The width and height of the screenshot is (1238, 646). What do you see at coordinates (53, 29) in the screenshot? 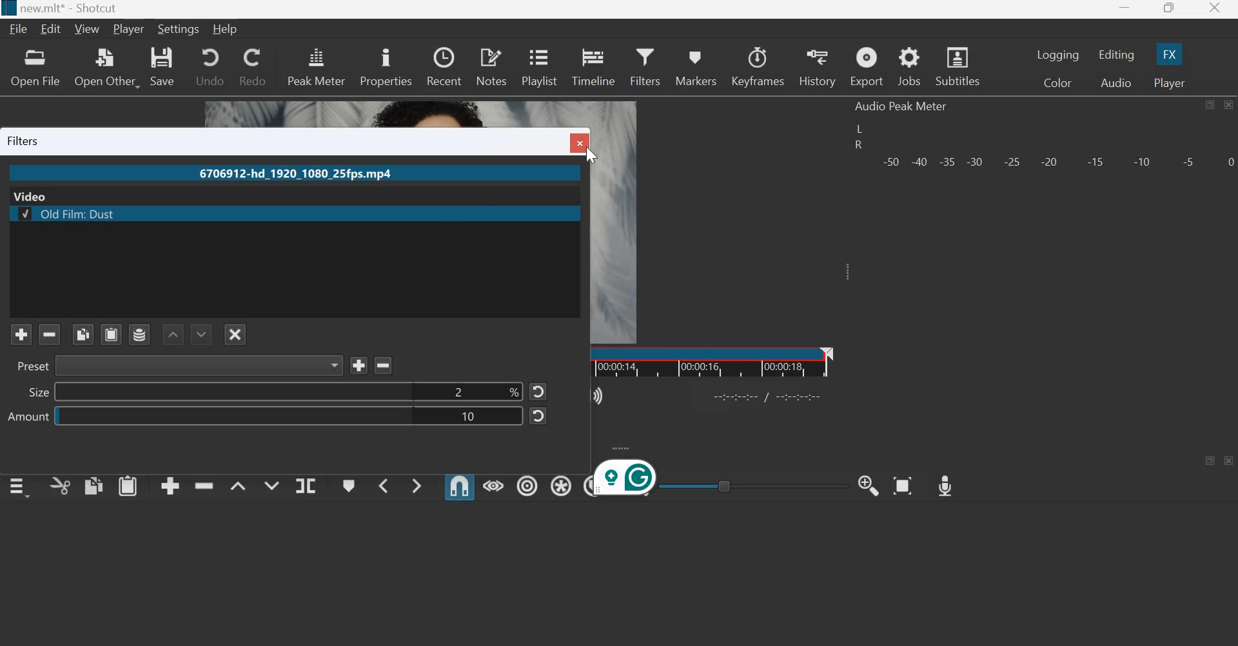
I see `Edit` at bounding box center [53, 29].